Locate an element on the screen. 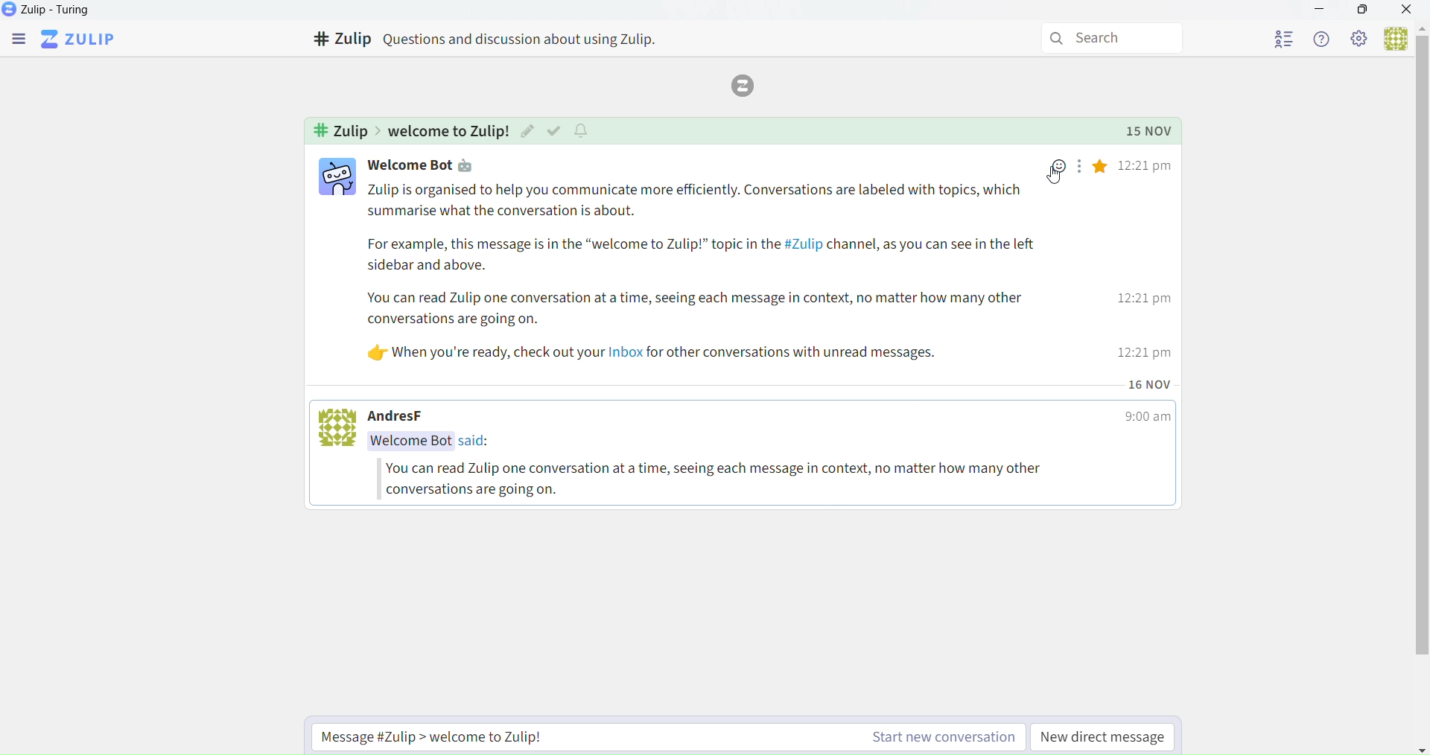 The height and width of the screenshot is (755, 1430). edit is located at coordinates (528, 132).